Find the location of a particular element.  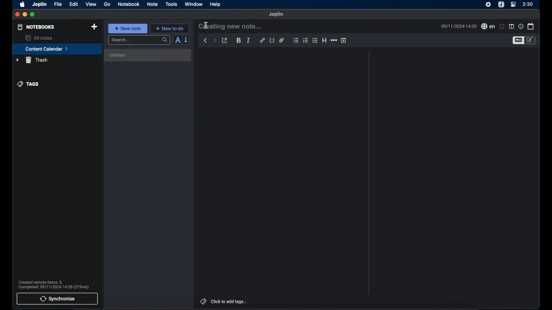

joplin is located at coordinates (39, 4).